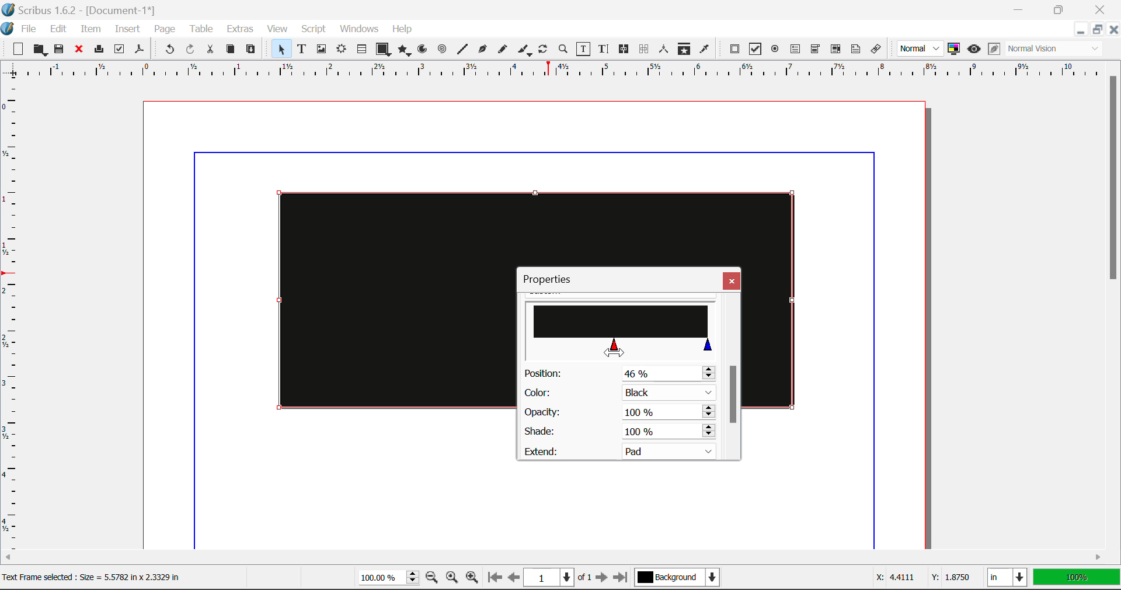 This screenshot has width=1121, height=590. I want to click on PDF Checkbox, so click(754, 49).